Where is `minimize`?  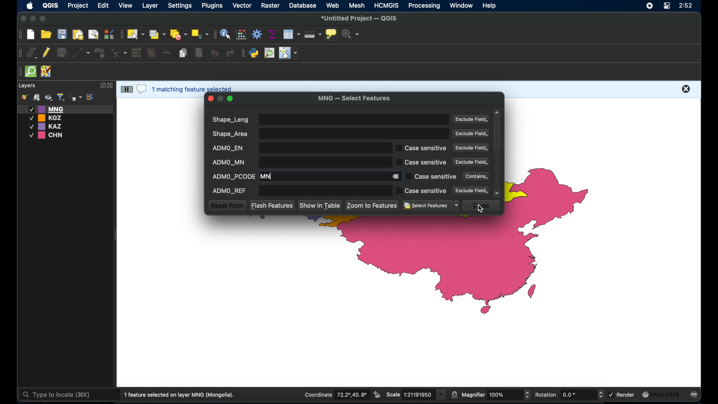
minimize is located at coordinates (34, 19).